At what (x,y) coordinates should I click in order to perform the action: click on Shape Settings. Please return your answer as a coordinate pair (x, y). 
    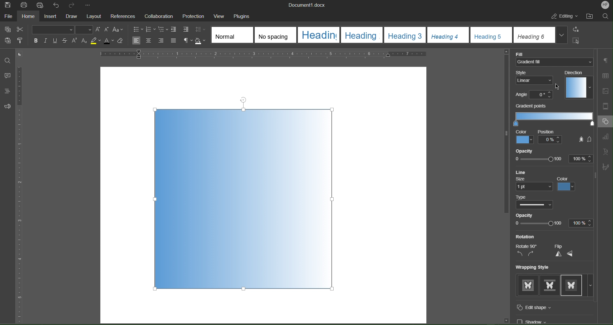
    Looking at the image, I should click on (605, 122).